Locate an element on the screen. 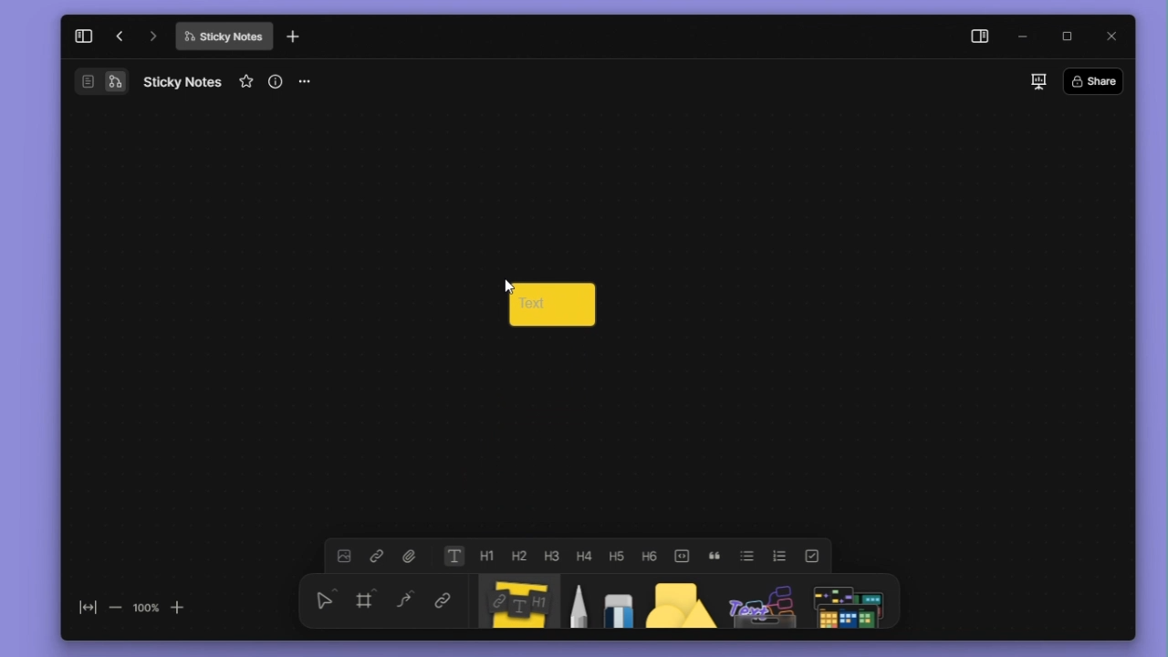  view info is located at coordinates (275, 81).